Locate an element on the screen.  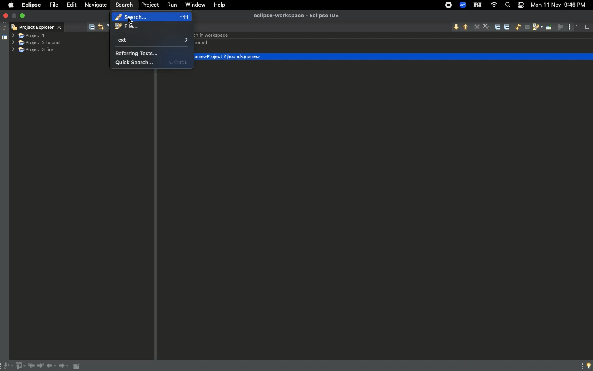
restore is located at coordinates (4, 26).